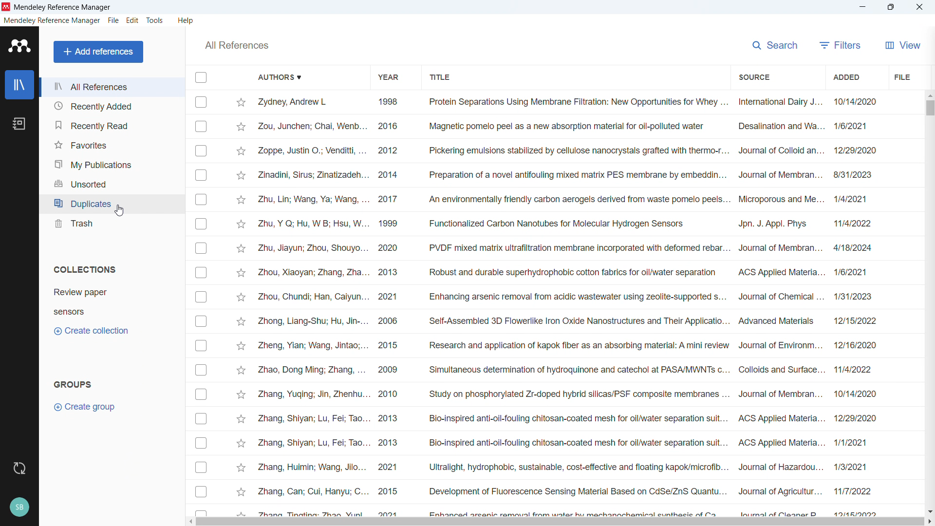 This screenshot has width=935, height=526. I want to click on tools, so click(155, 20).